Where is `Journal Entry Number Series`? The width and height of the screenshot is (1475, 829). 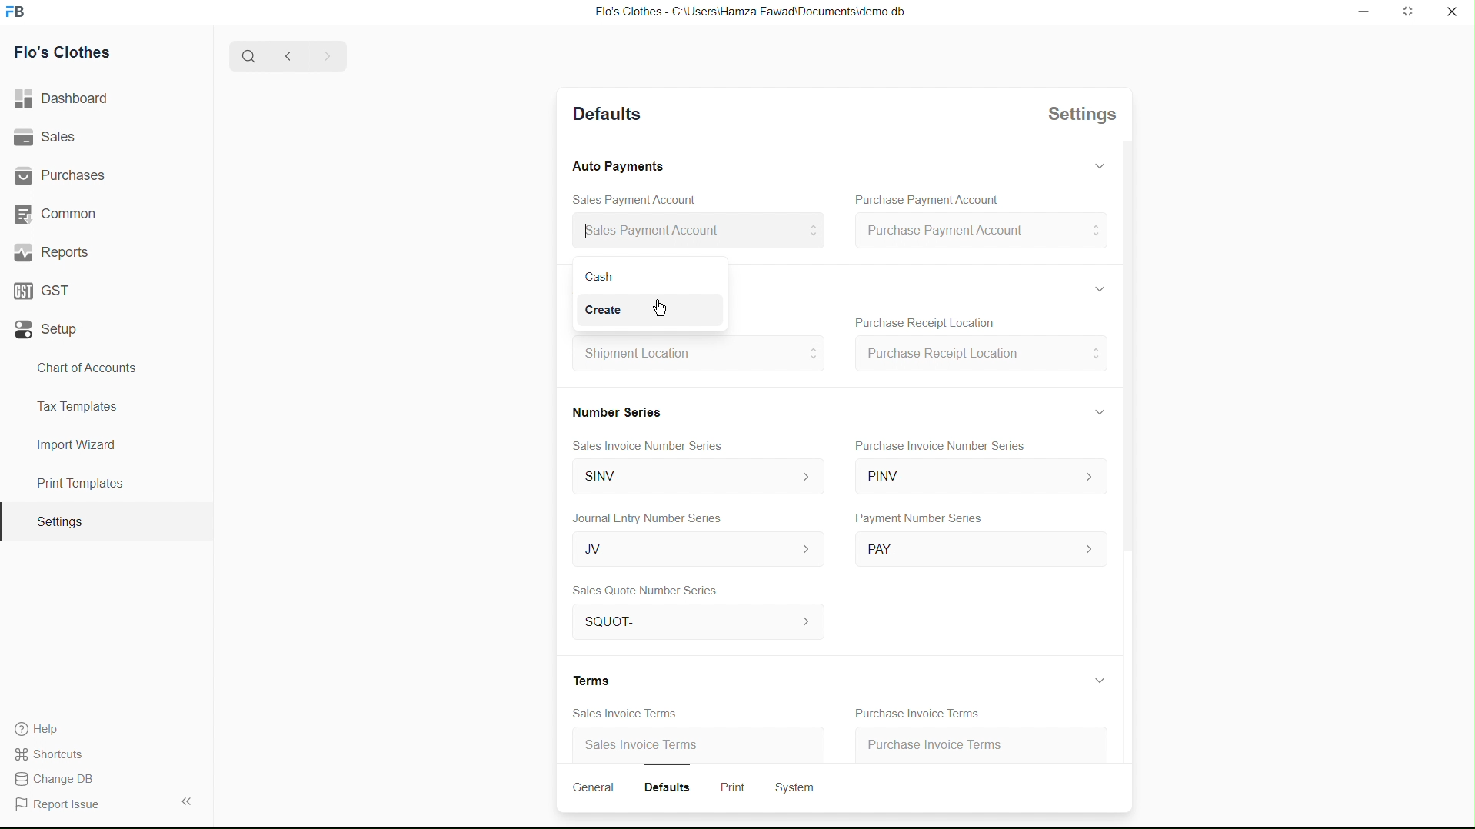
Journal Entry Number Series is located at coordinates (644, 519).